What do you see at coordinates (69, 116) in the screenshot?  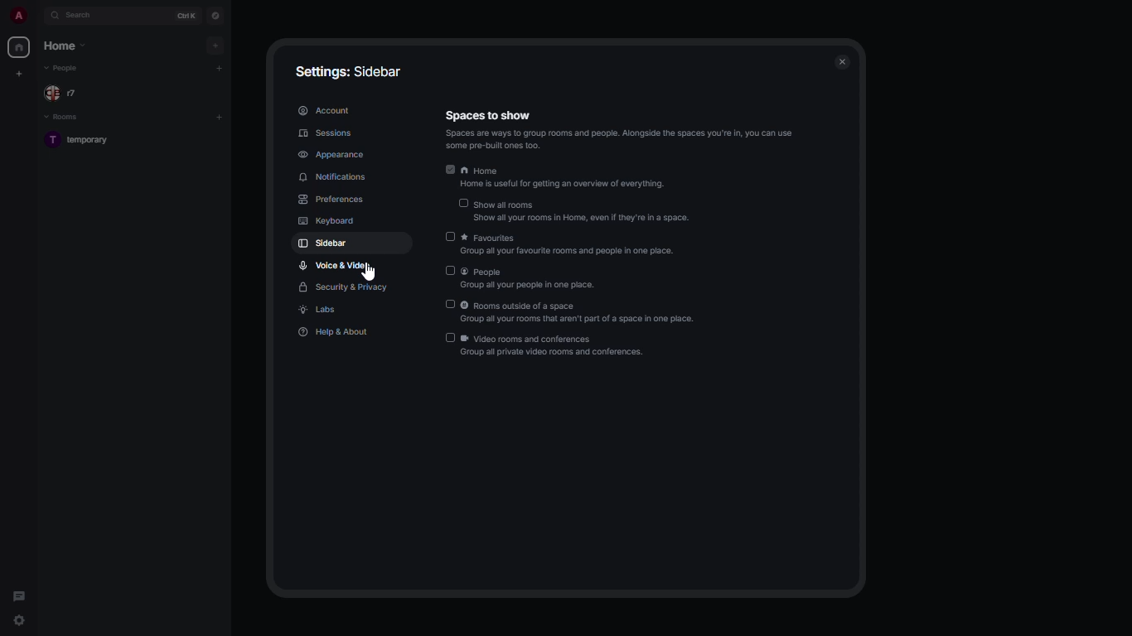 I see `rooms` at bounding box center [69, 116].